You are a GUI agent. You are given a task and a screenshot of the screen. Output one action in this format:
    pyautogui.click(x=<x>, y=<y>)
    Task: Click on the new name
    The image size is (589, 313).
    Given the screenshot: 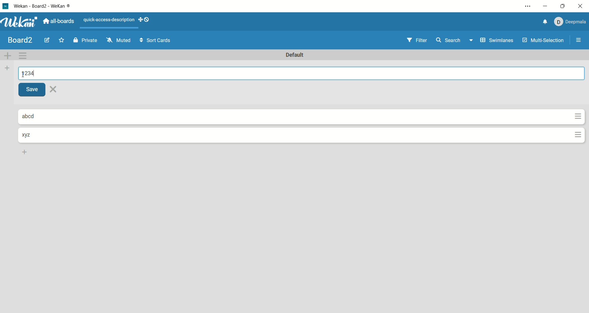 What is the action you would take?
    pyautogui.click(x=29, y=74)
    